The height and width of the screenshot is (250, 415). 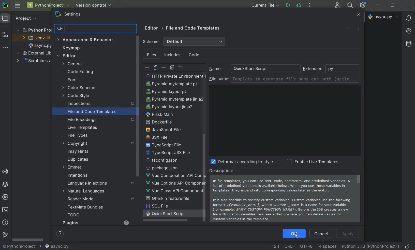 What do you see at coordinates (98, 111) in the screenshot?
I see `file and code templates` at bounding box center [98, 111].